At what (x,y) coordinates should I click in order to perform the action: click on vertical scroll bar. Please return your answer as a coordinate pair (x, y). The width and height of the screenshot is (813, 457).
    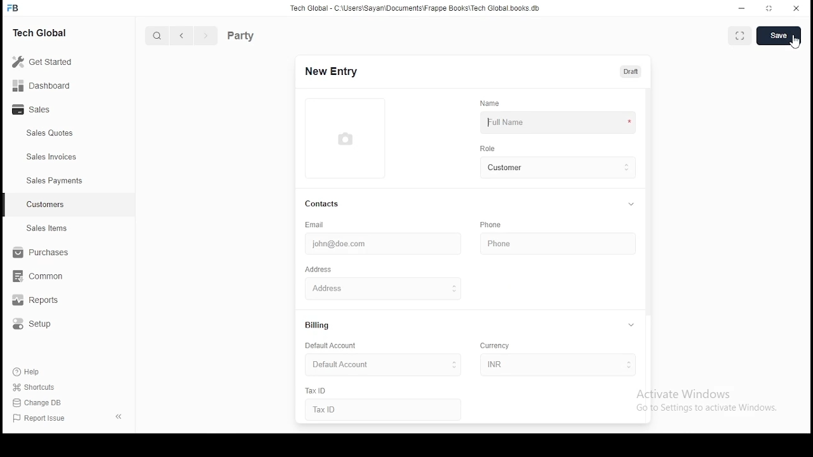
    Looking at the image, I should click on (650, 204).